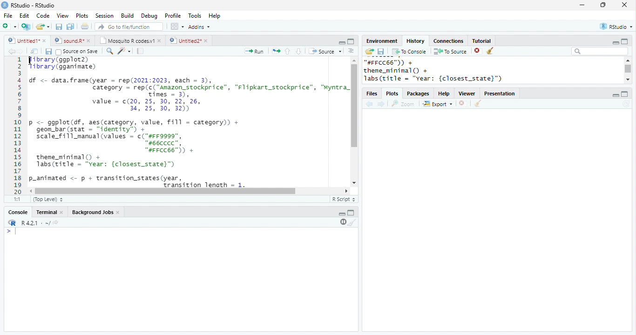 This screenshot has height=335, width=636. Describe the element at coordinates (490, 51) in the screenshot. I see `clear` at that location.